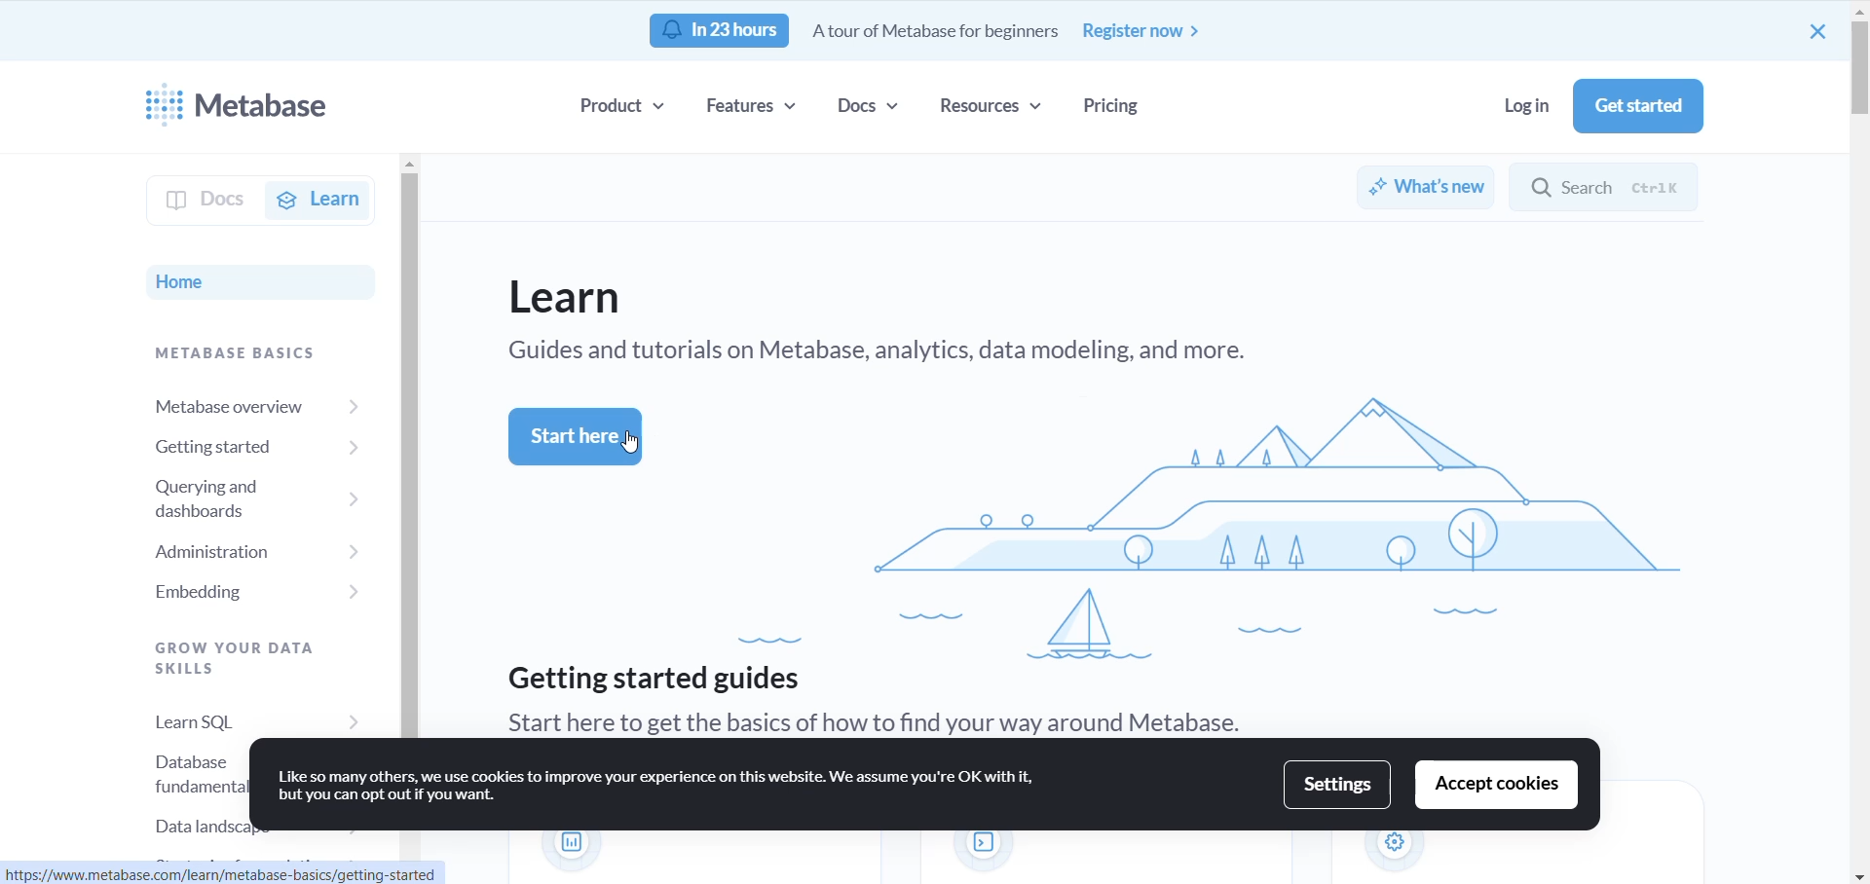 The image size is (1870, 884). Describe the element at coordinates (875, 108) in the screenshot. I see `docs` at that location.